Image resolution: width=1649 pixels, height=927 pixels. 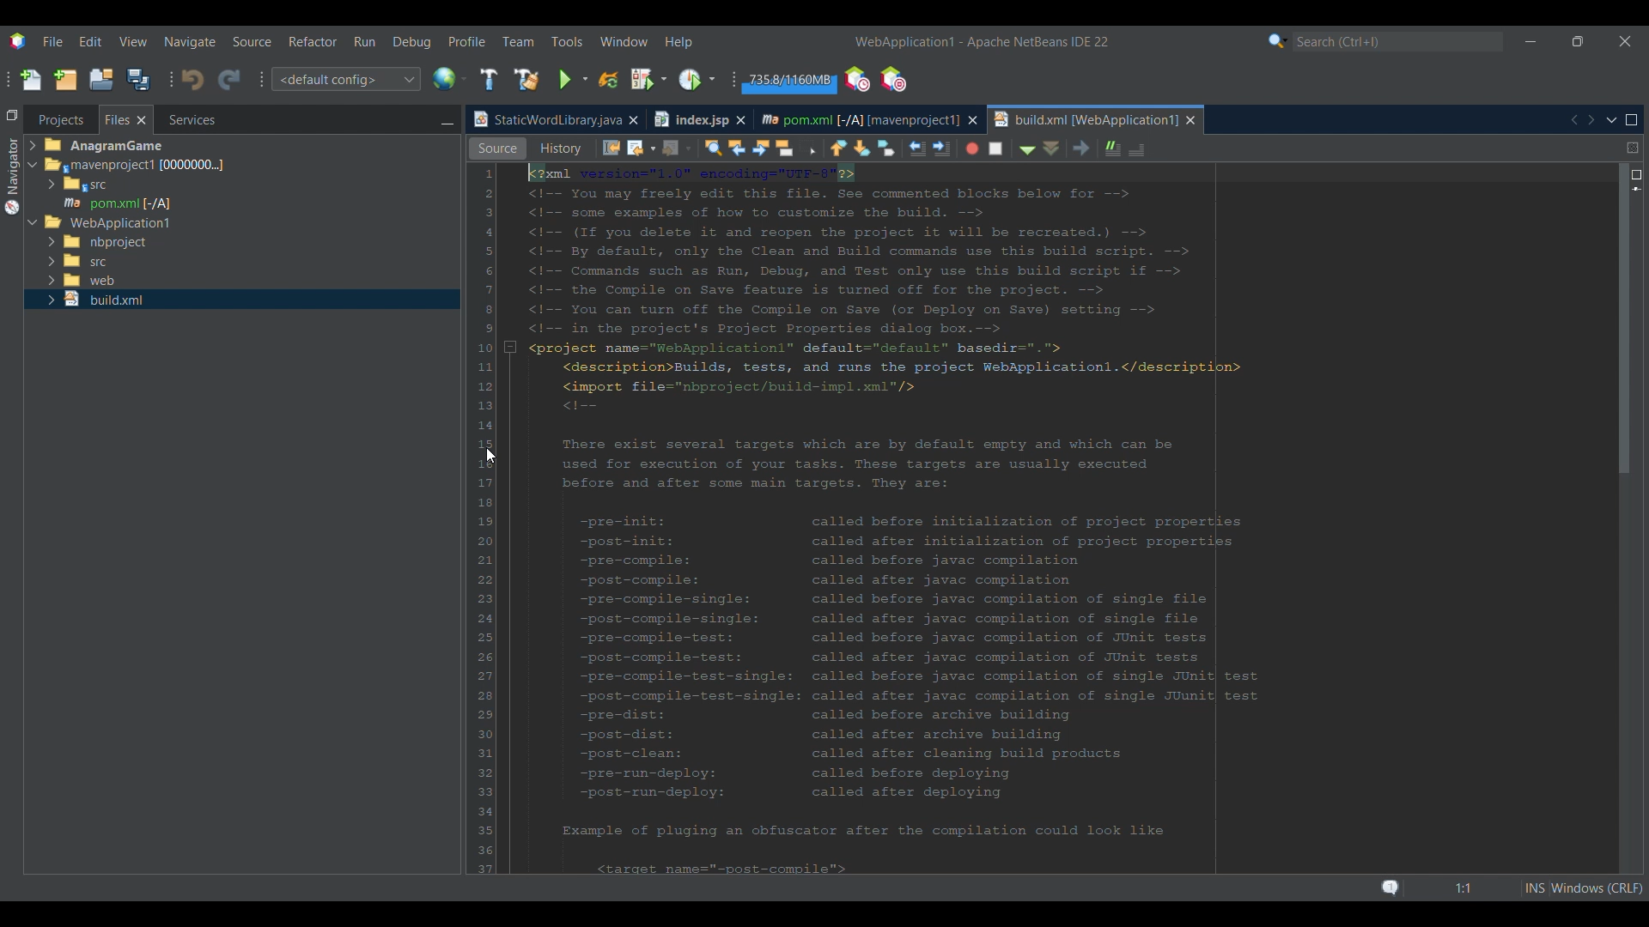 What do you see at coordinates (65, 79) in the screenshot?
I see `New project` at bounding box center [65, 79].